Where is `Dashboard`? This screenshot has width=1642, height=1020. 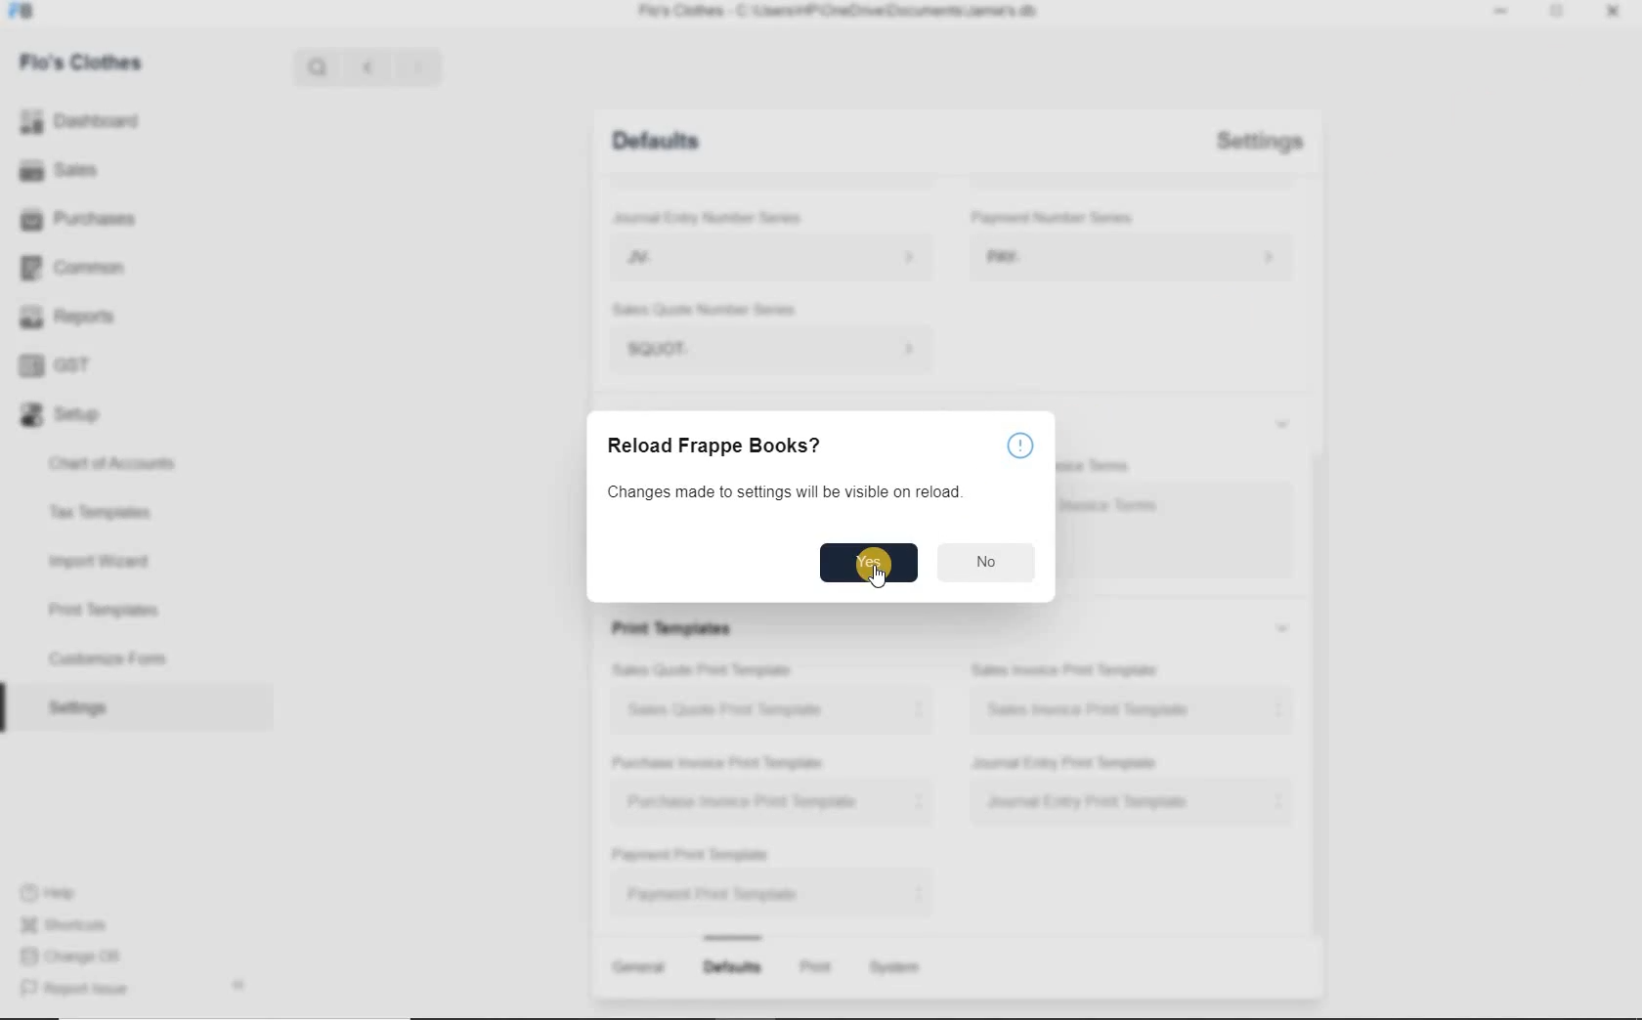 Dashboard is located at coordinates (85, 123).